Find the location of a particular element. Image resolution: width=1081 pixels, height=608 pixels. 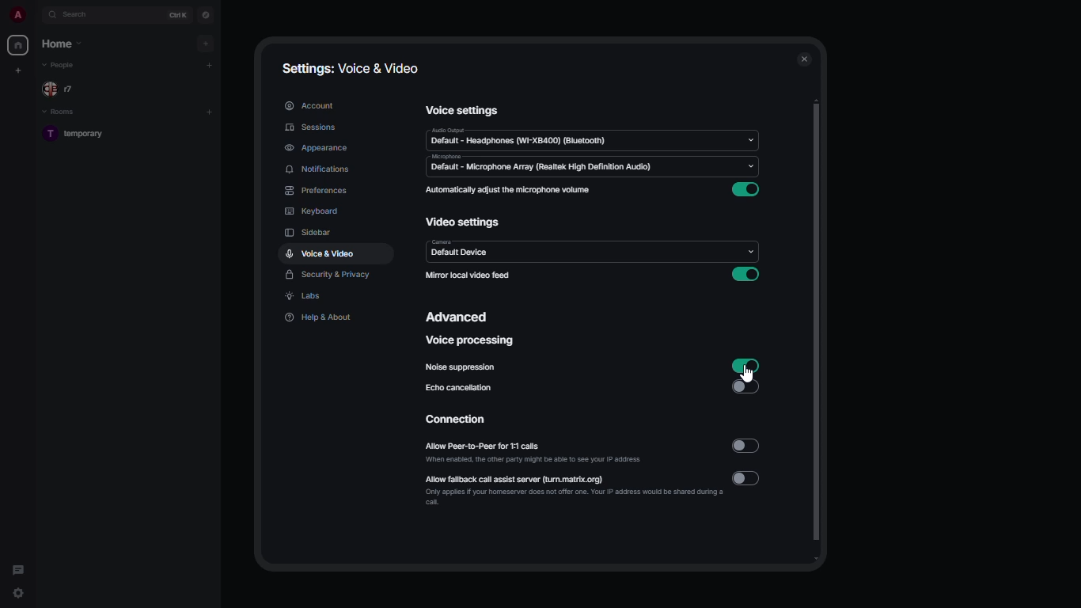

people is located at coordinates (62, 88).